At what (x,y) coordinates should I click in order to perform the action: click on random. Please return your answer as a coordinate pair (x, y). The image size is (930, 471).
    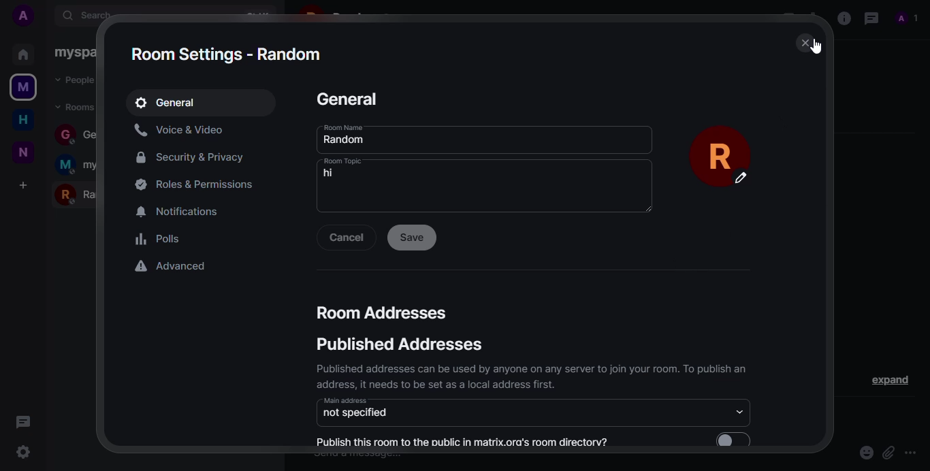
    Looking at the image, I should click on (345, 140).